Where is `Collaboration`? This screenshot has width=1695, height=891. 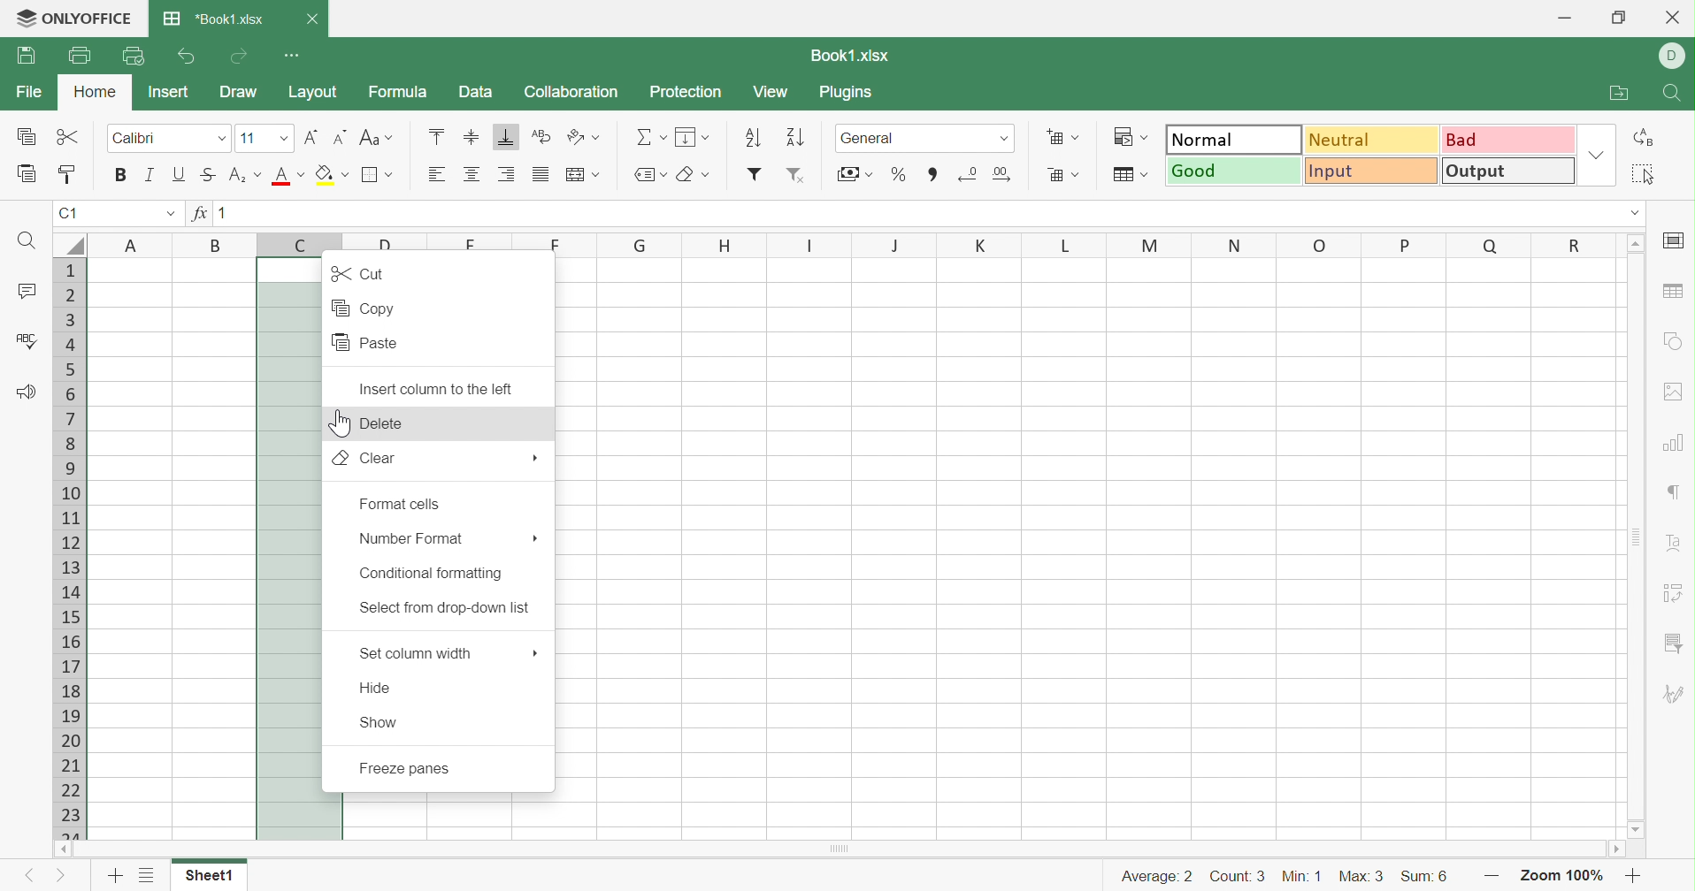 Collaboration is located at coordinates (571, 90).